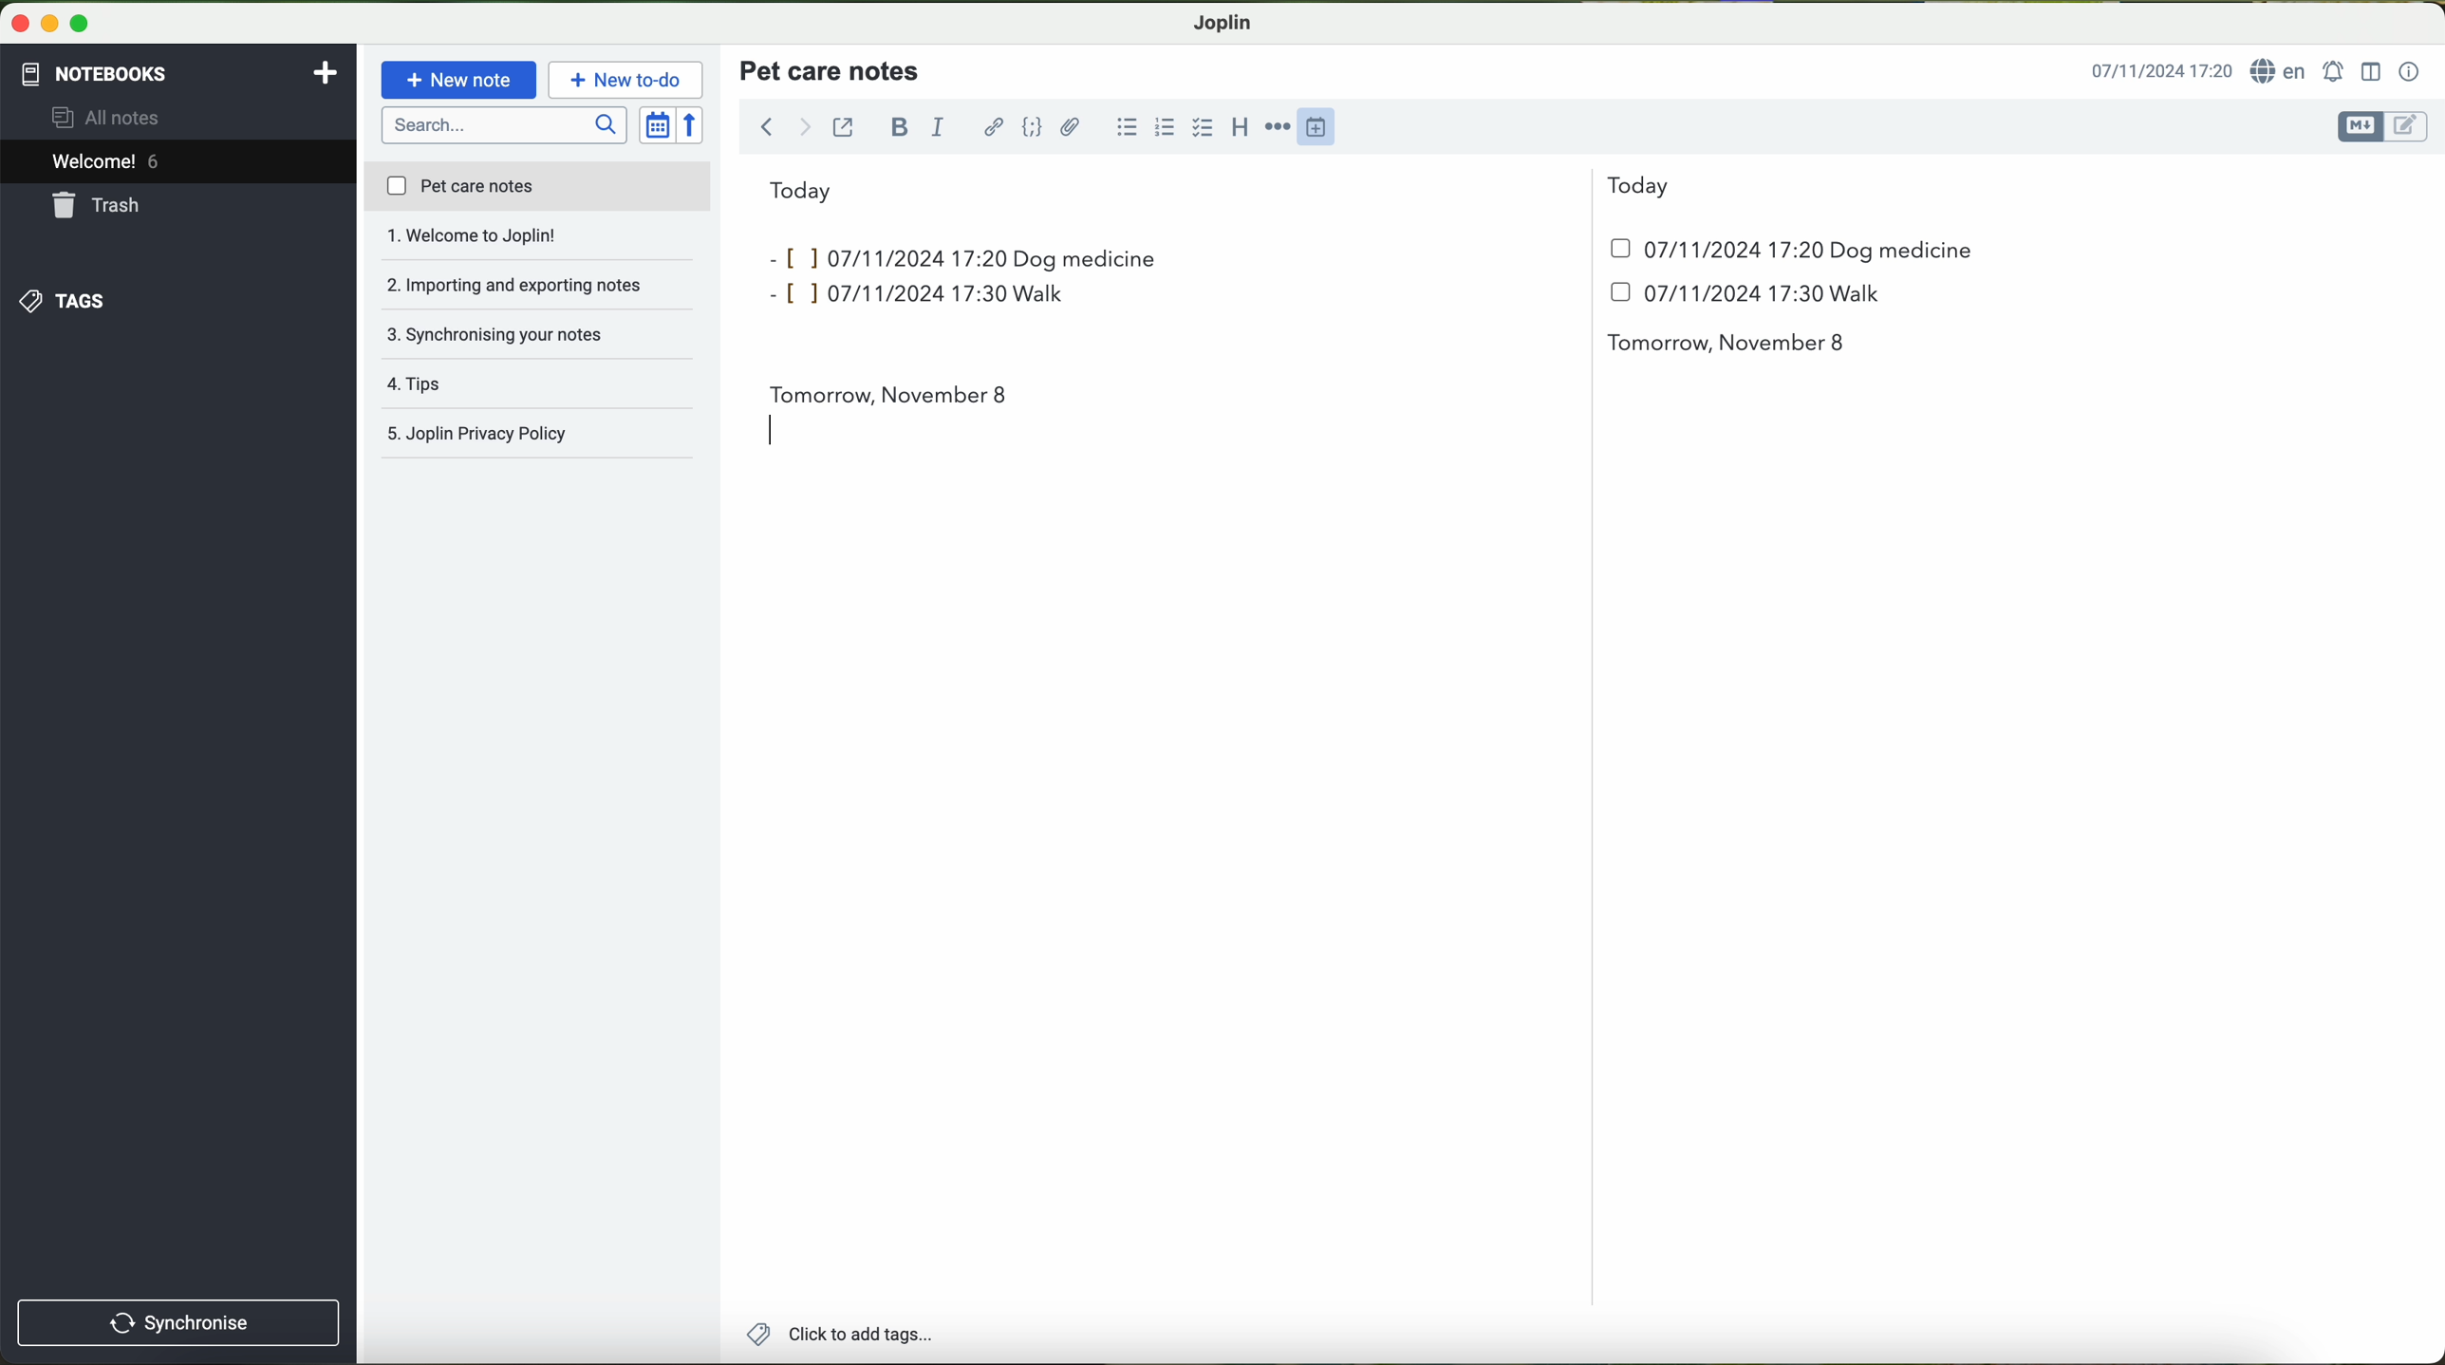 The image size is (2445, 1365). Describe the element at coordinates (178, 1322) in the screenshot. I see `synchronise button` at that location.